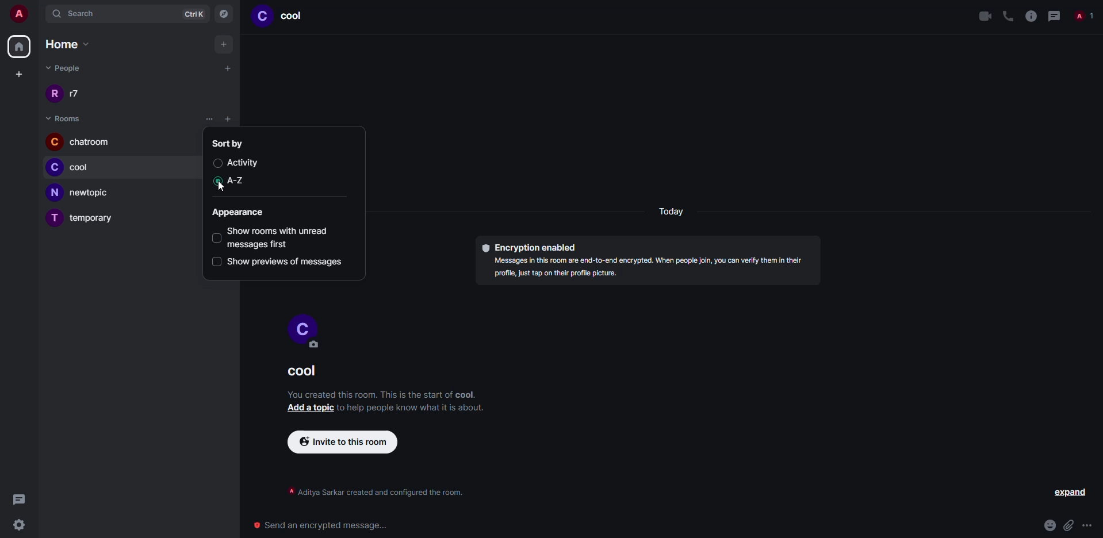  Describe the element at coordinates (262, 17) in the screenshot. I see `profile` at that location.